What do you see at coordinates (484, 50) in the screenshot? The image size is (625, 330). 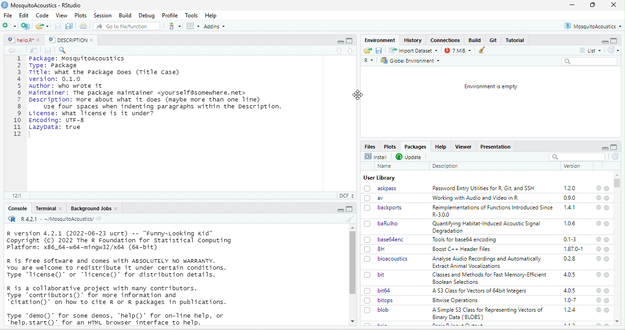 I see `Clear workspace` at bounding box center [484, 50].